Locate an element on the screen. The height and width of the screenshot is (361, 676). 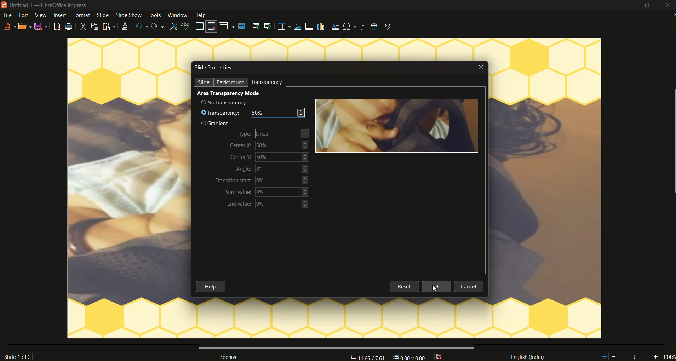
print is located at coordinates (69, 27).